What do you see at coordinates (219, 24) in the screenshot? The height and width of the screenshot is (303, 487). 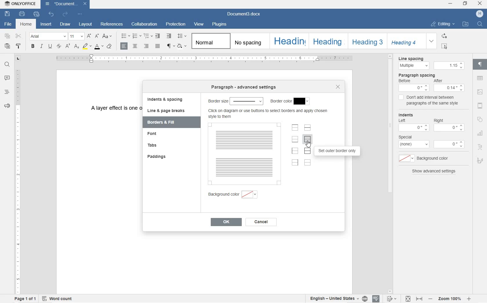 I see `PLUGINS` at bounding box center [219, 24].